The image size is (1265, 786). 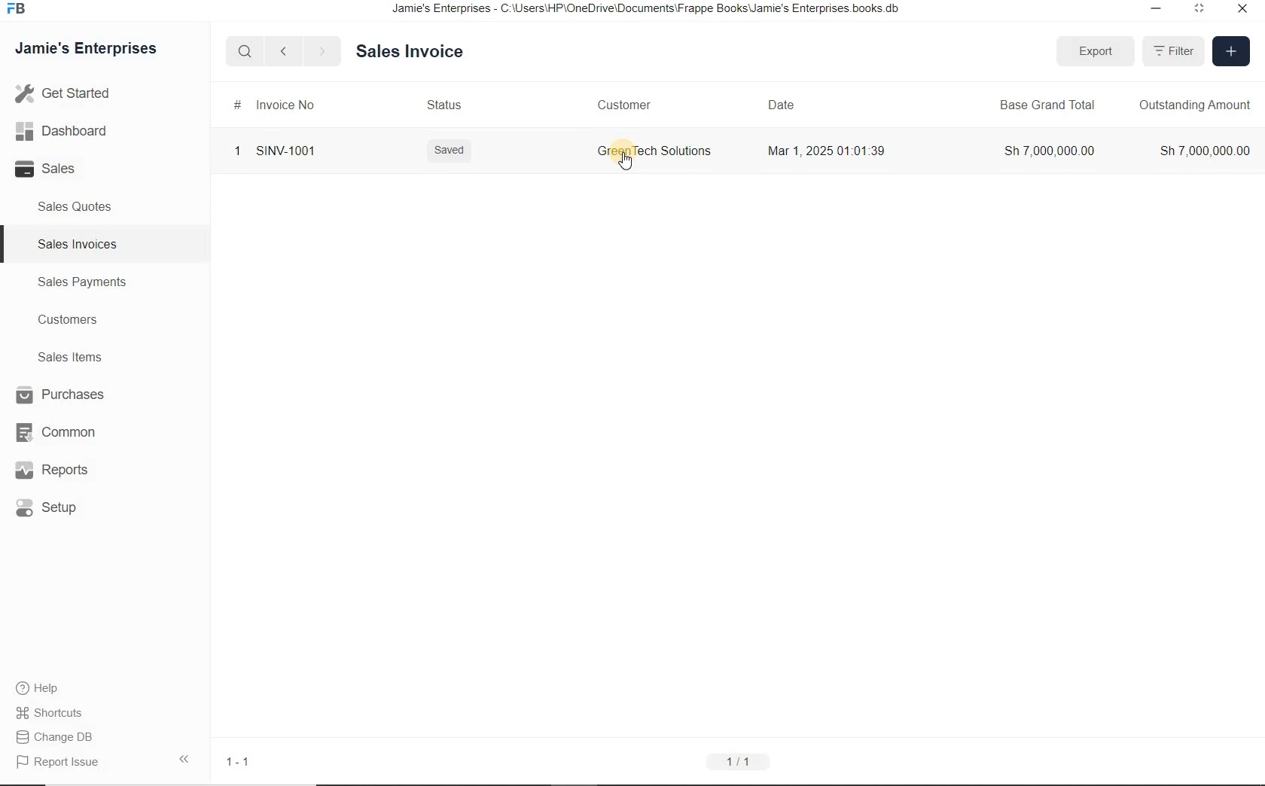 I want to click on Status, so click(x=444, y=106).